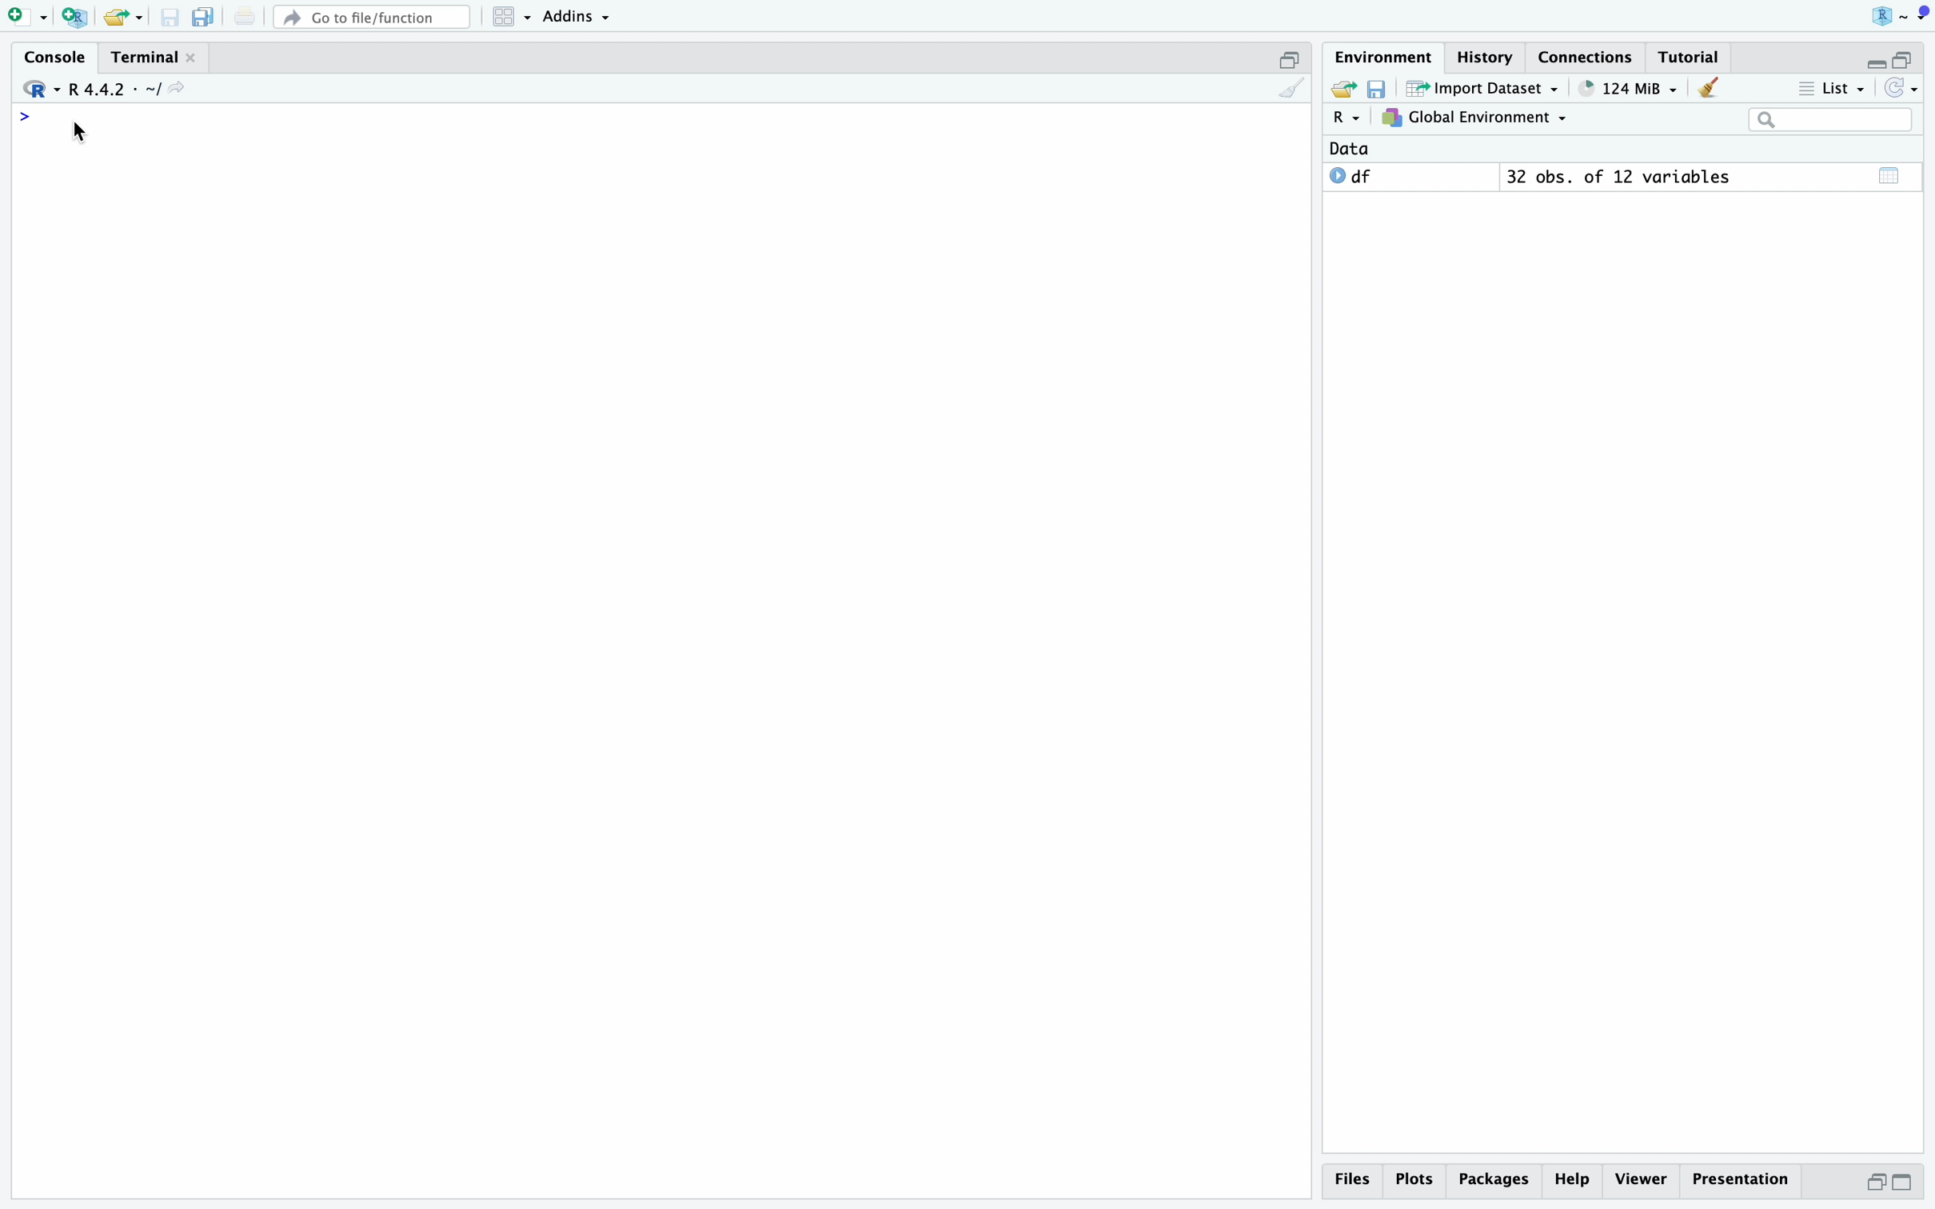  Describe the element at coordinates (145, 58) in the screenshot. I see `terminal` at that location.